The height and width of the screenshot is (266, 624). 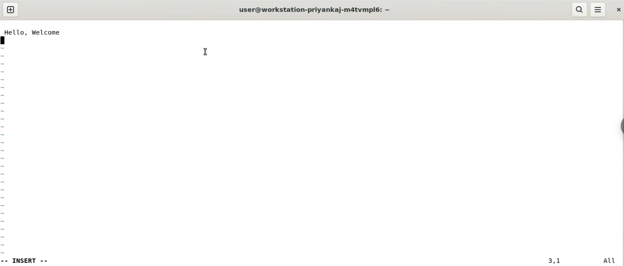 What do you see at coordinates (32, 32) in the screenshot?
I see `hello, welcome` at bounding box center [32, 32].